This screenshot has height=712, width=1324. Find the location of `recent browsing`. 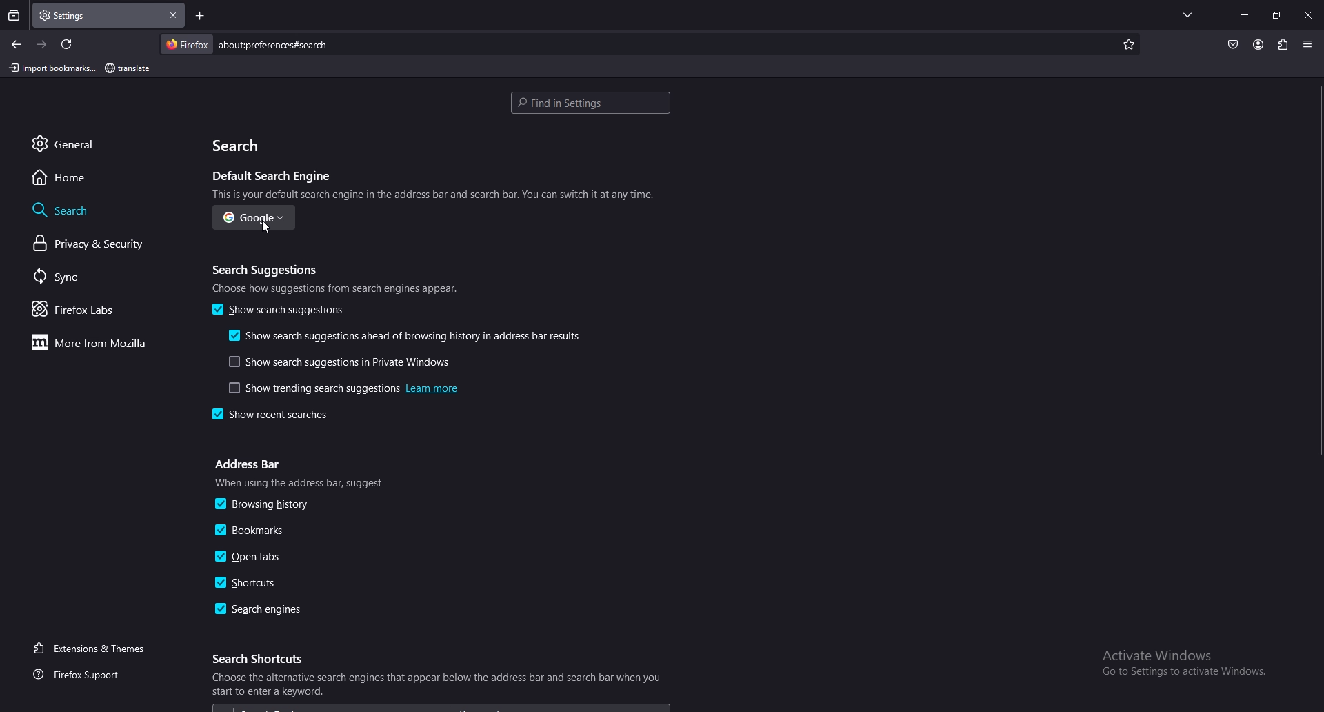

recent browsing is located at coordinates (14, 15).